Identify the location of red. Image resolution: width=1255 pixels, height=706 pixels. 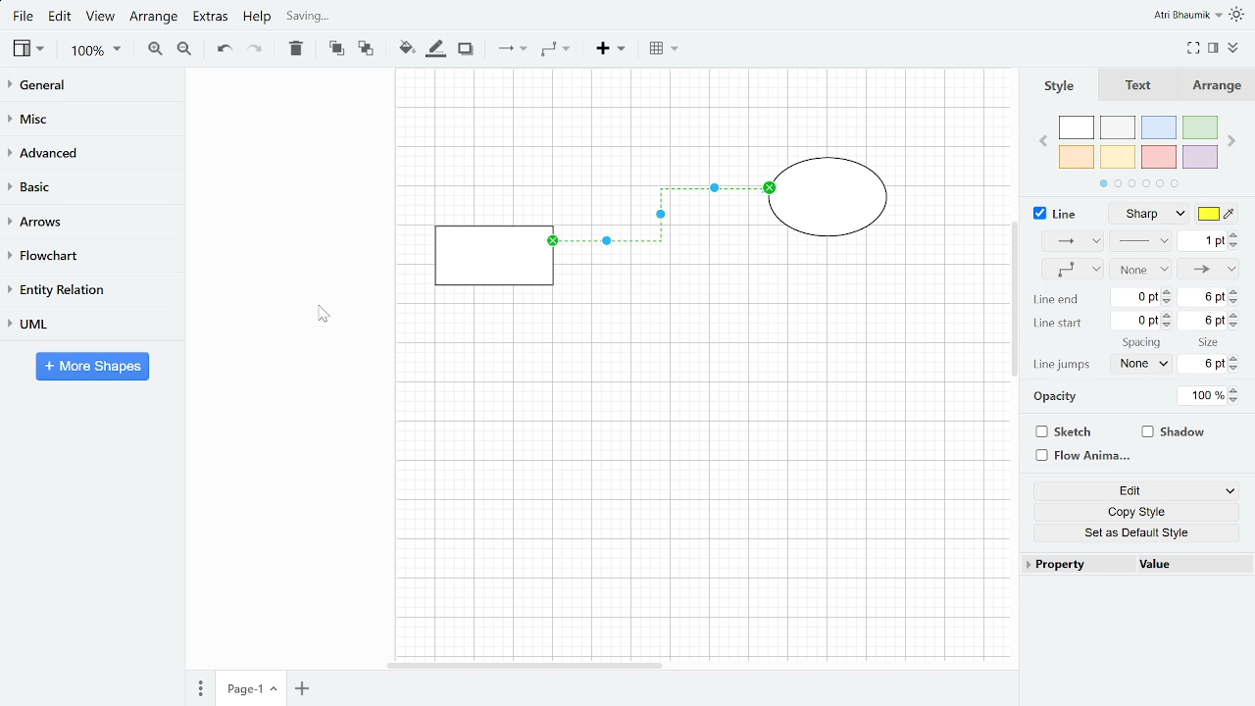
(1159, 157).